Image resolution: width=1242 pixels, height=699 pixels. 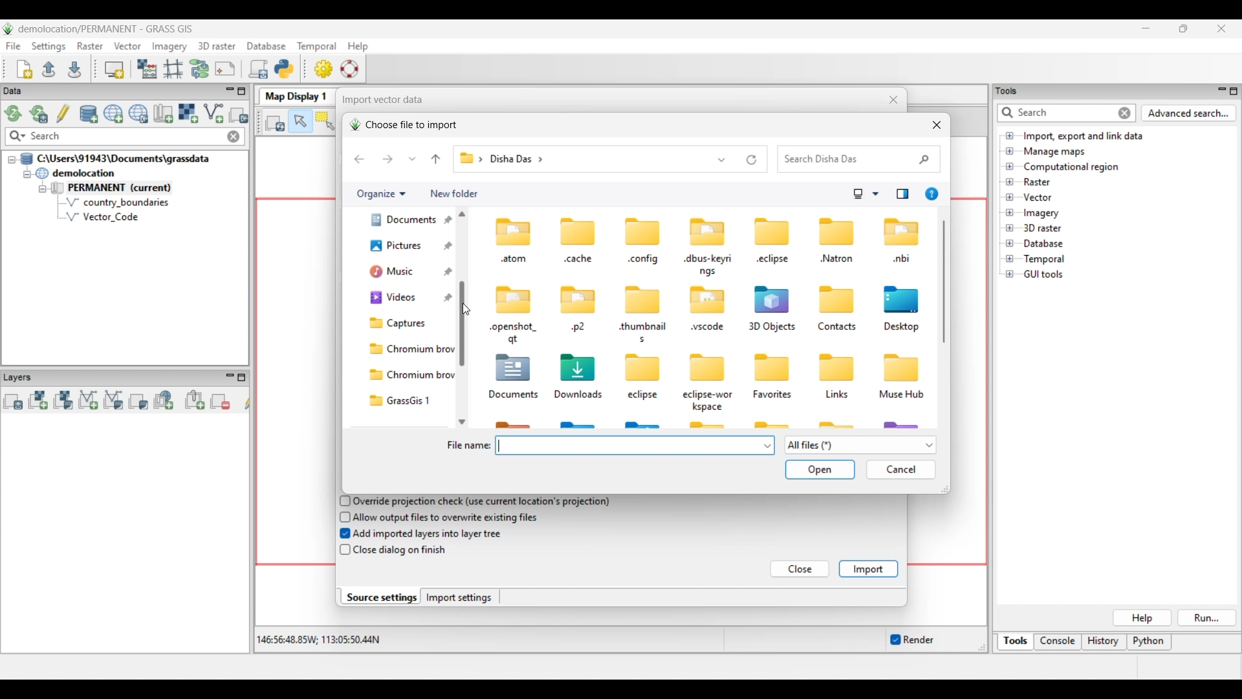 I want to click on Double click to see files under Imagery, so click(x=1041, y=214).